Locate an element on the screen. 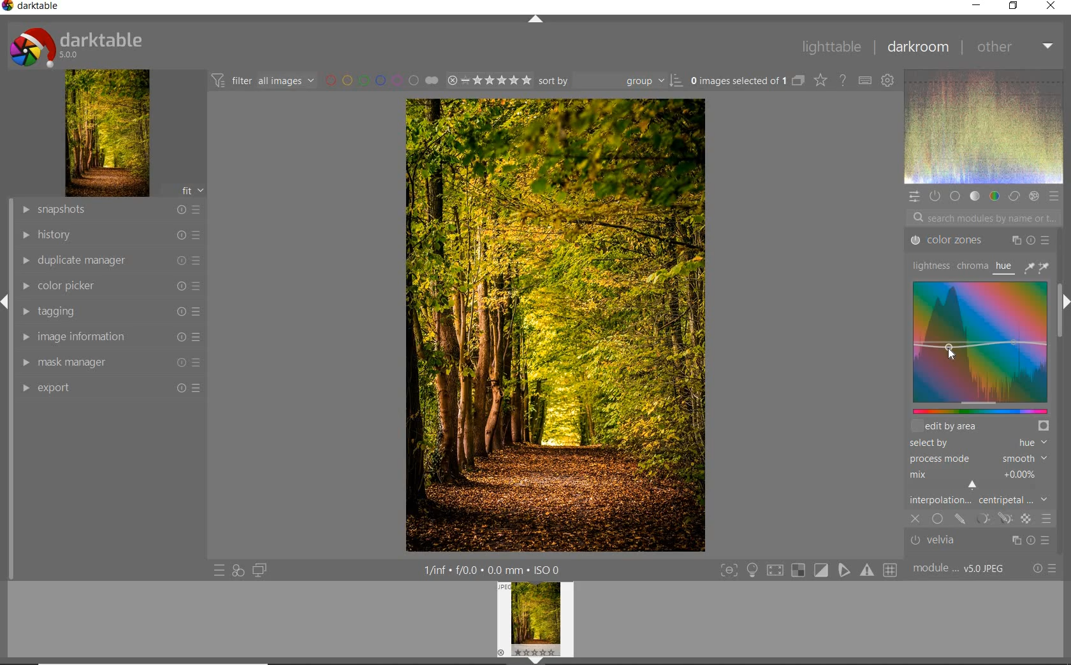 The image size is (1071, 665). color picker tools is located at coordinates (1040, 266).